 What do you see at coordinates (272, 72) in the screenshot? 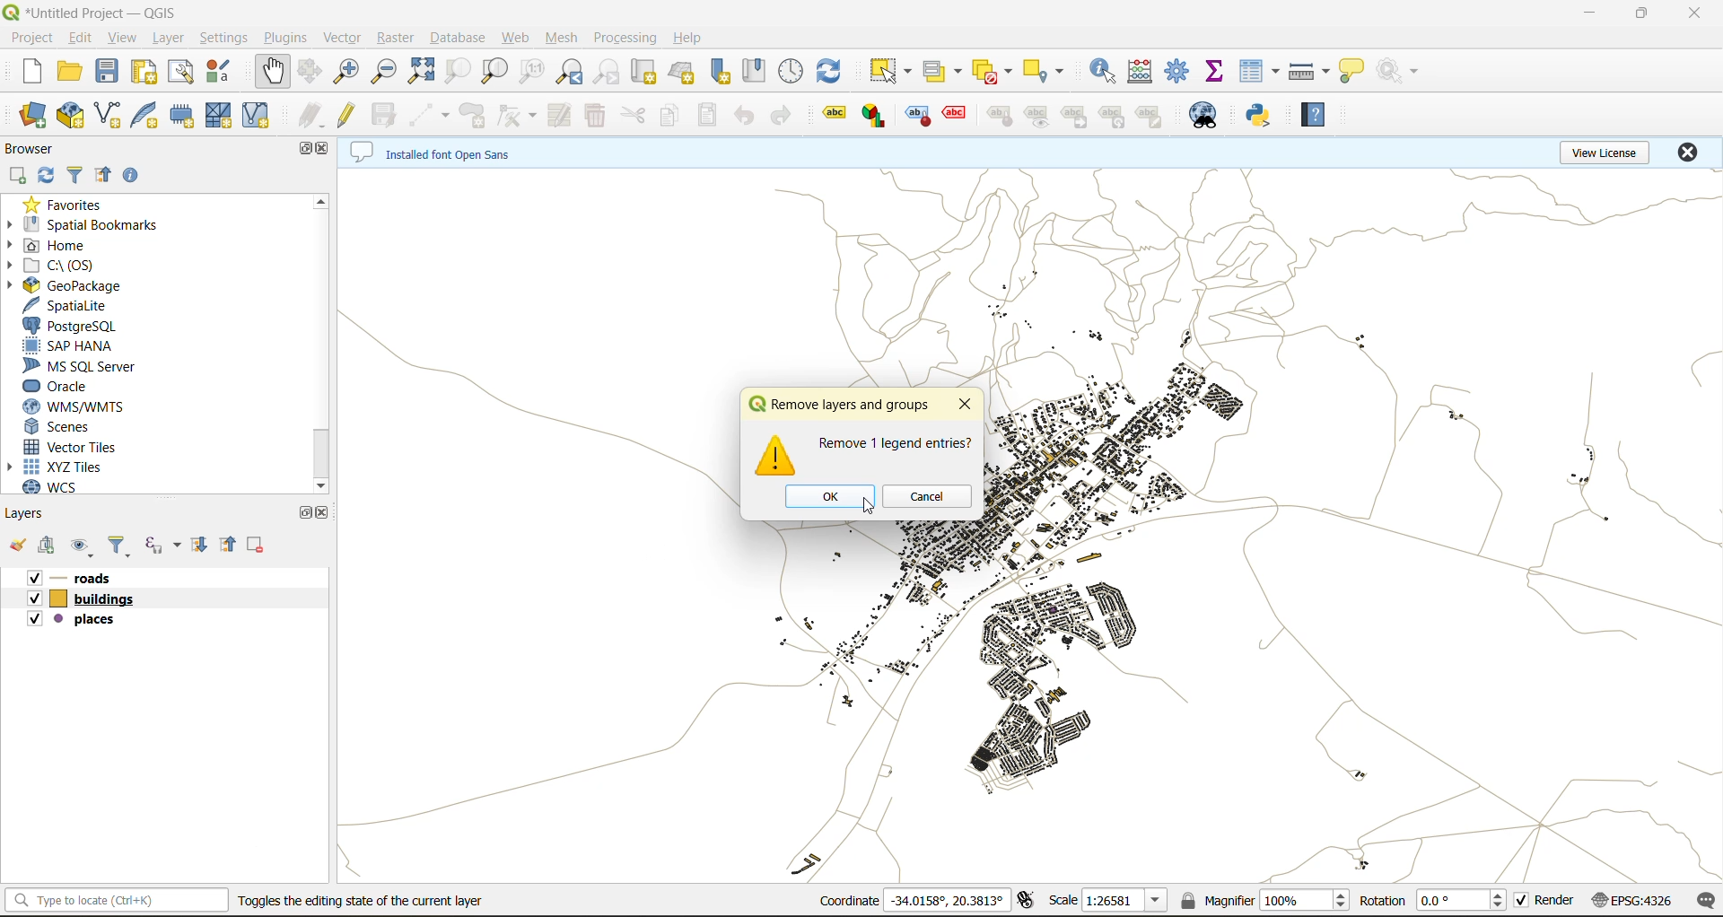
I see `pan map` at bounding box center [272, 72].